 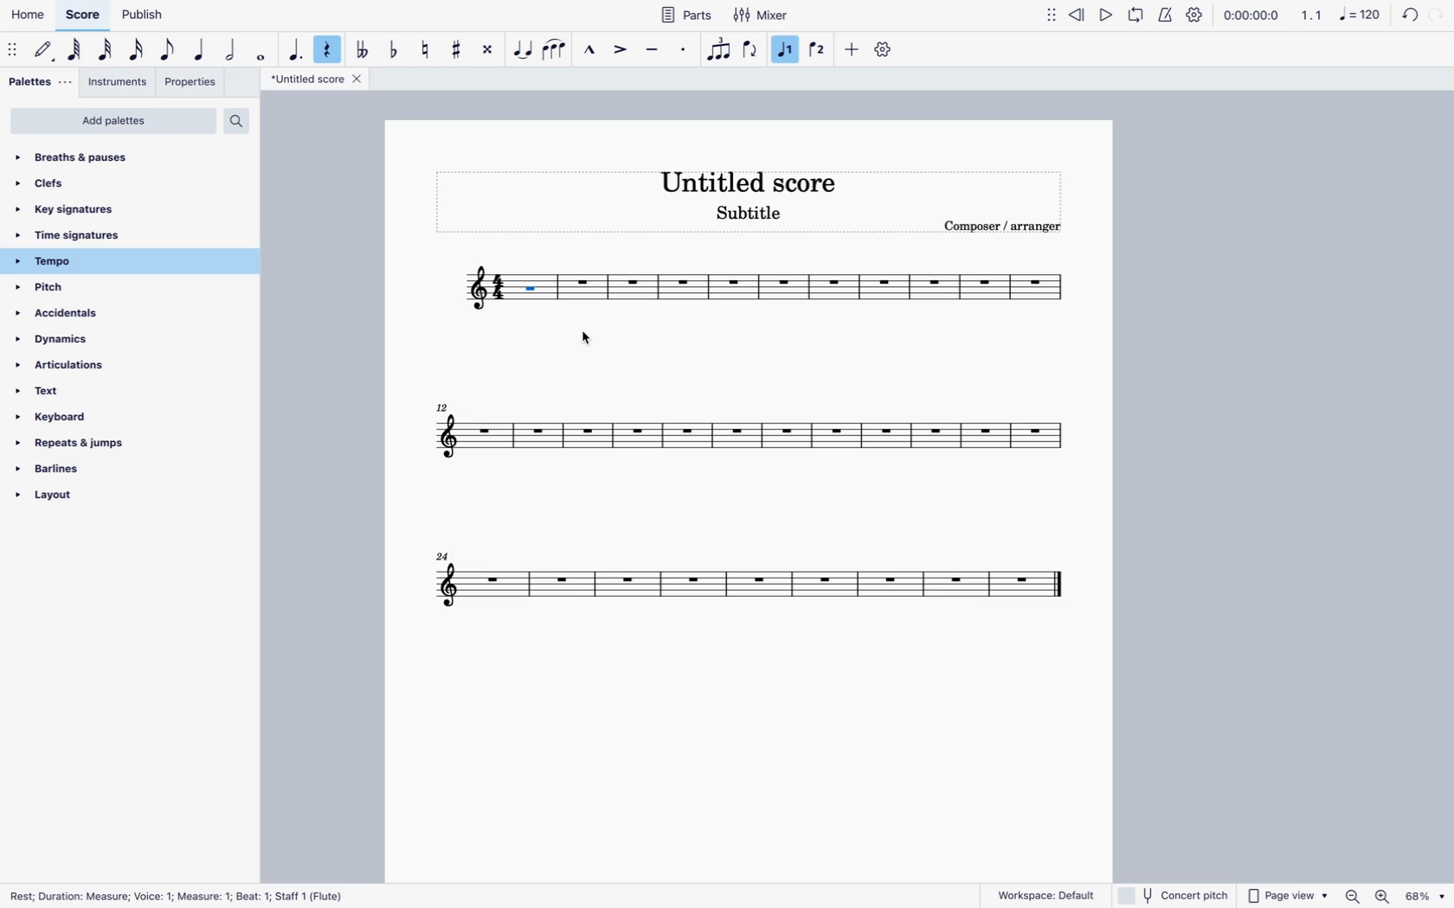 What do you see at coordinates (85, 444) in the screenshot?
I see `repeats & jumps` at bounding box center [85, 444].